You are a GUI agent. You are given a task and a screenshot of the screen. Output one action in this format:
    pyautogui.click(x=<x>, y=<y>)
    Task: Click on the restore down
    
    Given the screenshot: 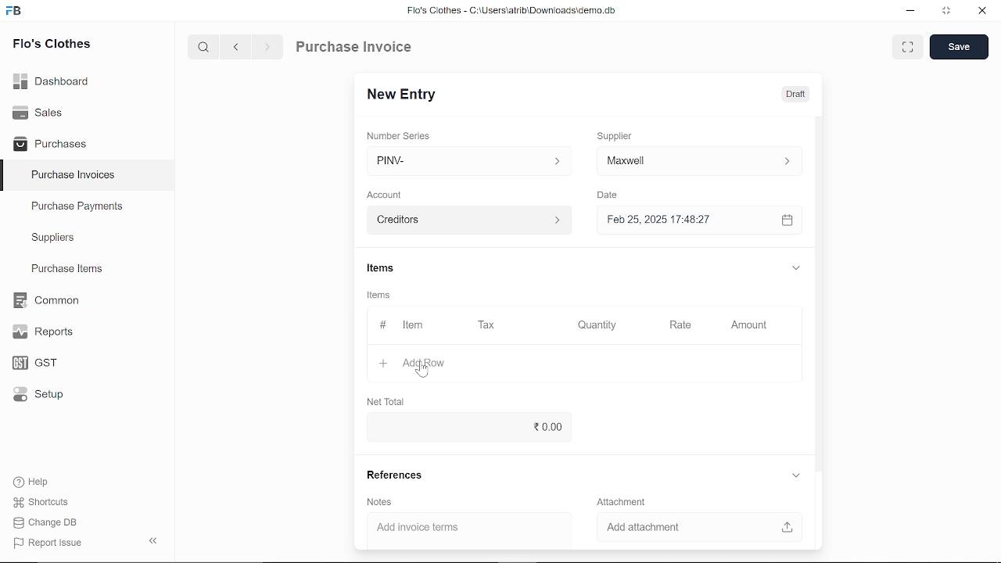 What is the action you would take?
    pyautogui.click(x=949, y=12)
    